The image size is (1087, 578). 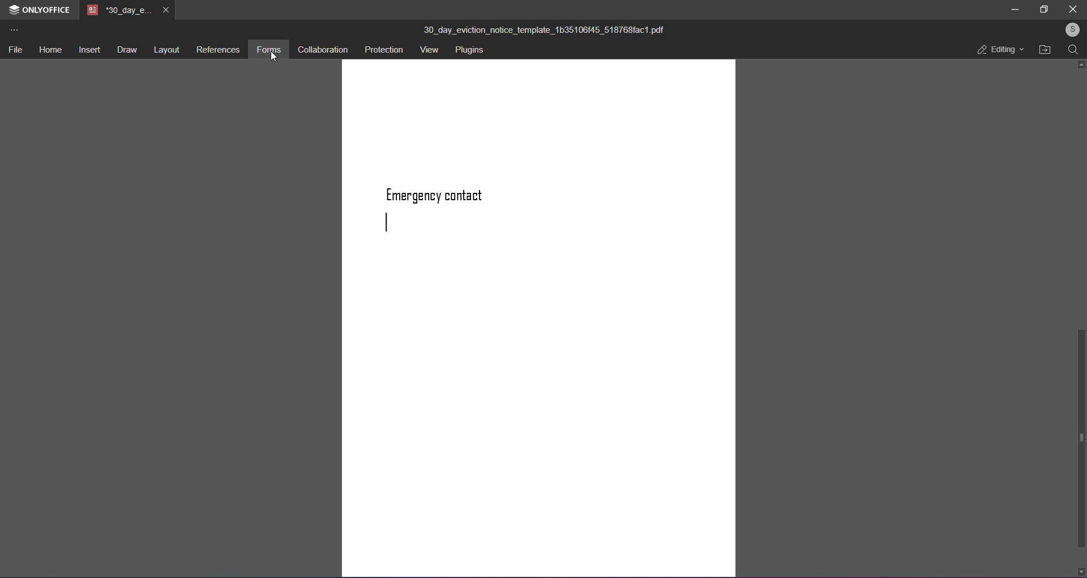 I want to click on tab name, so click(x=118, y=10).